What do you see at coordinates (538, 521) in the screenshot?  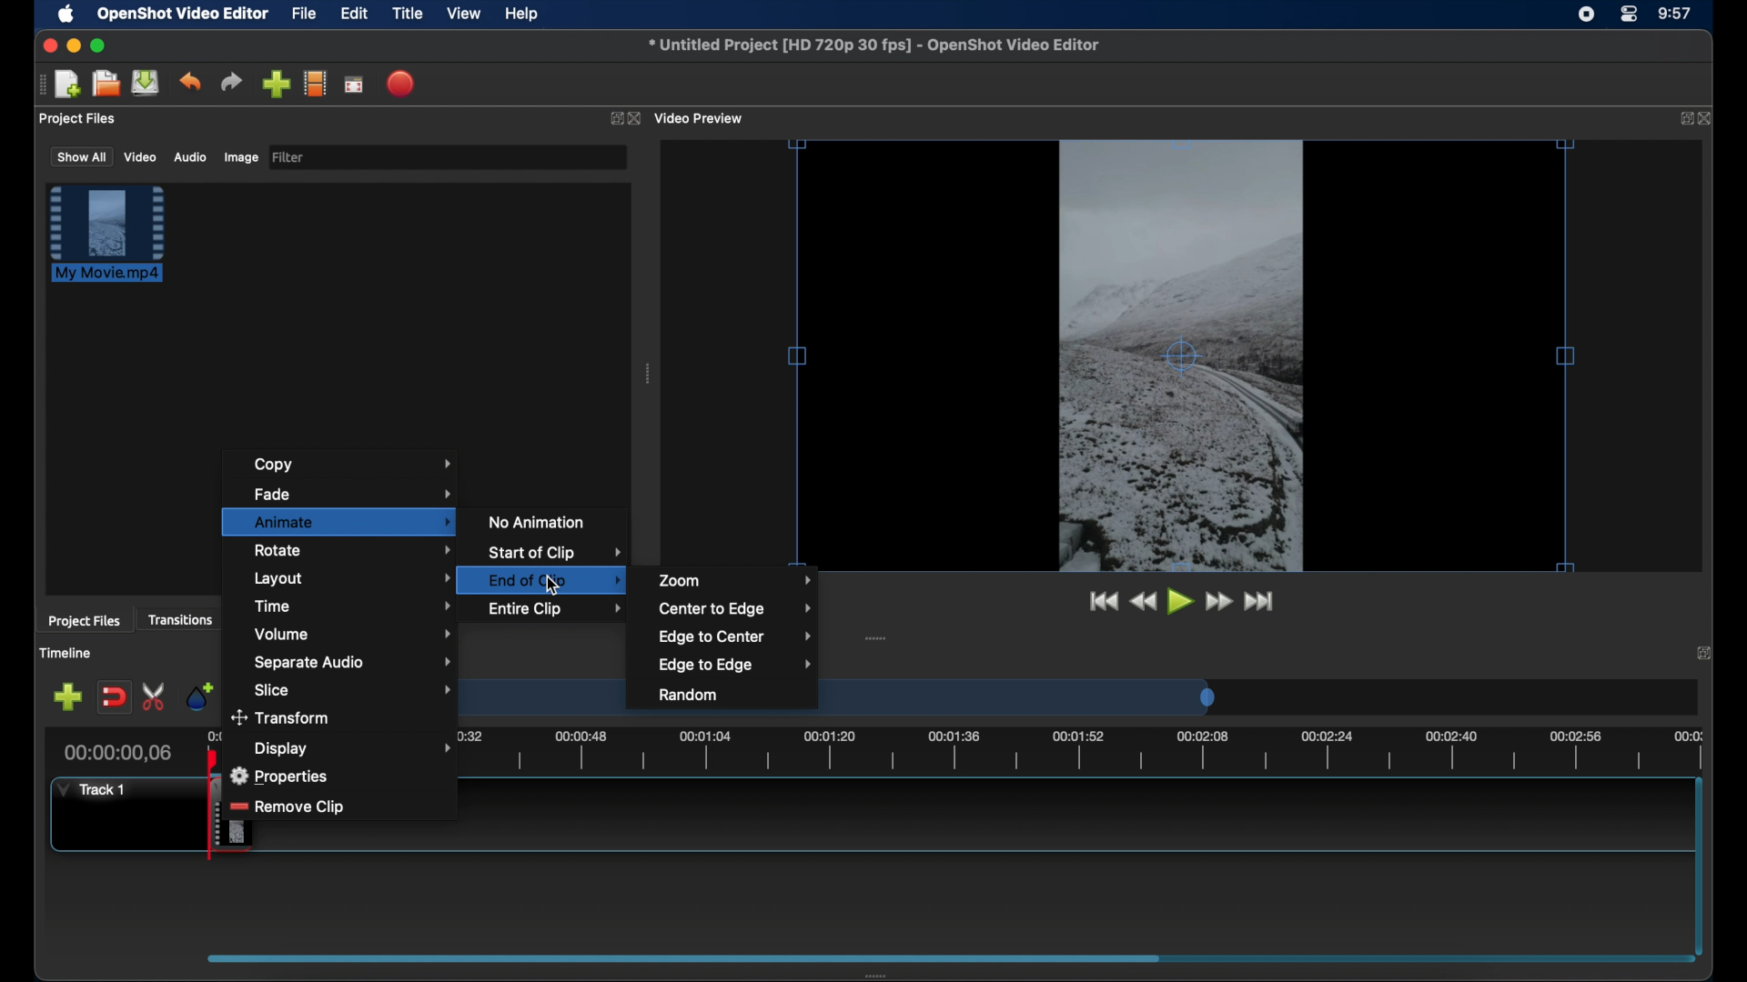 I see `no animation` at bounding box center [538, 521].